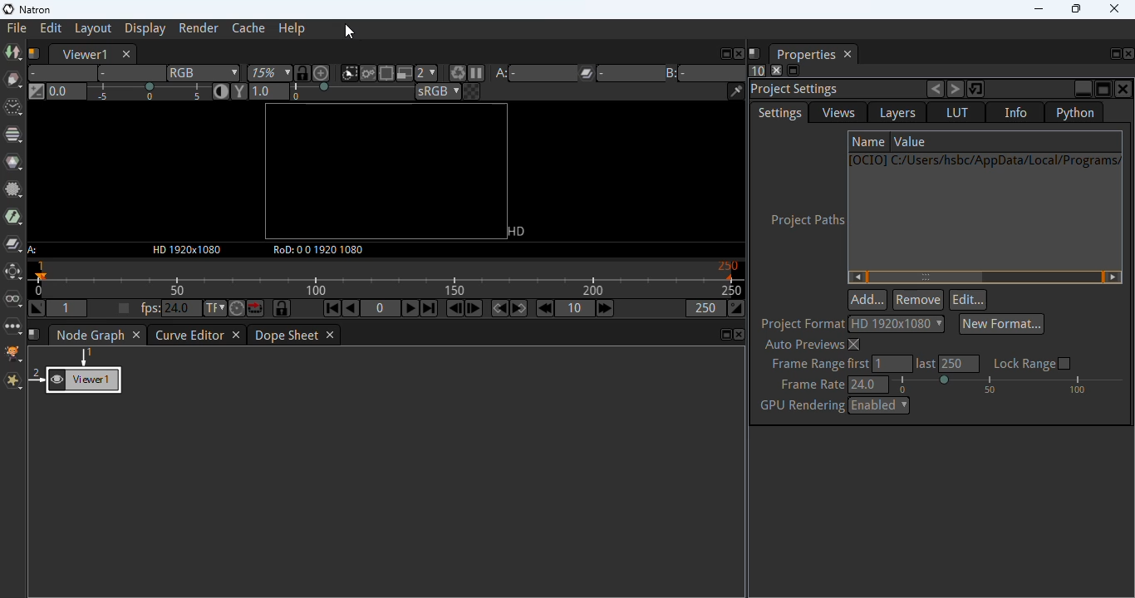  I want to click on turbo mode, so click(236, 308).